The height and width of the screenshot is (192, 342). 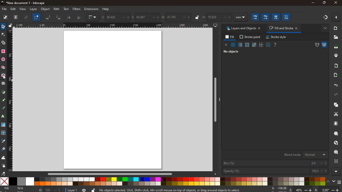 I want to click on Down, so click(x=216, y=174).